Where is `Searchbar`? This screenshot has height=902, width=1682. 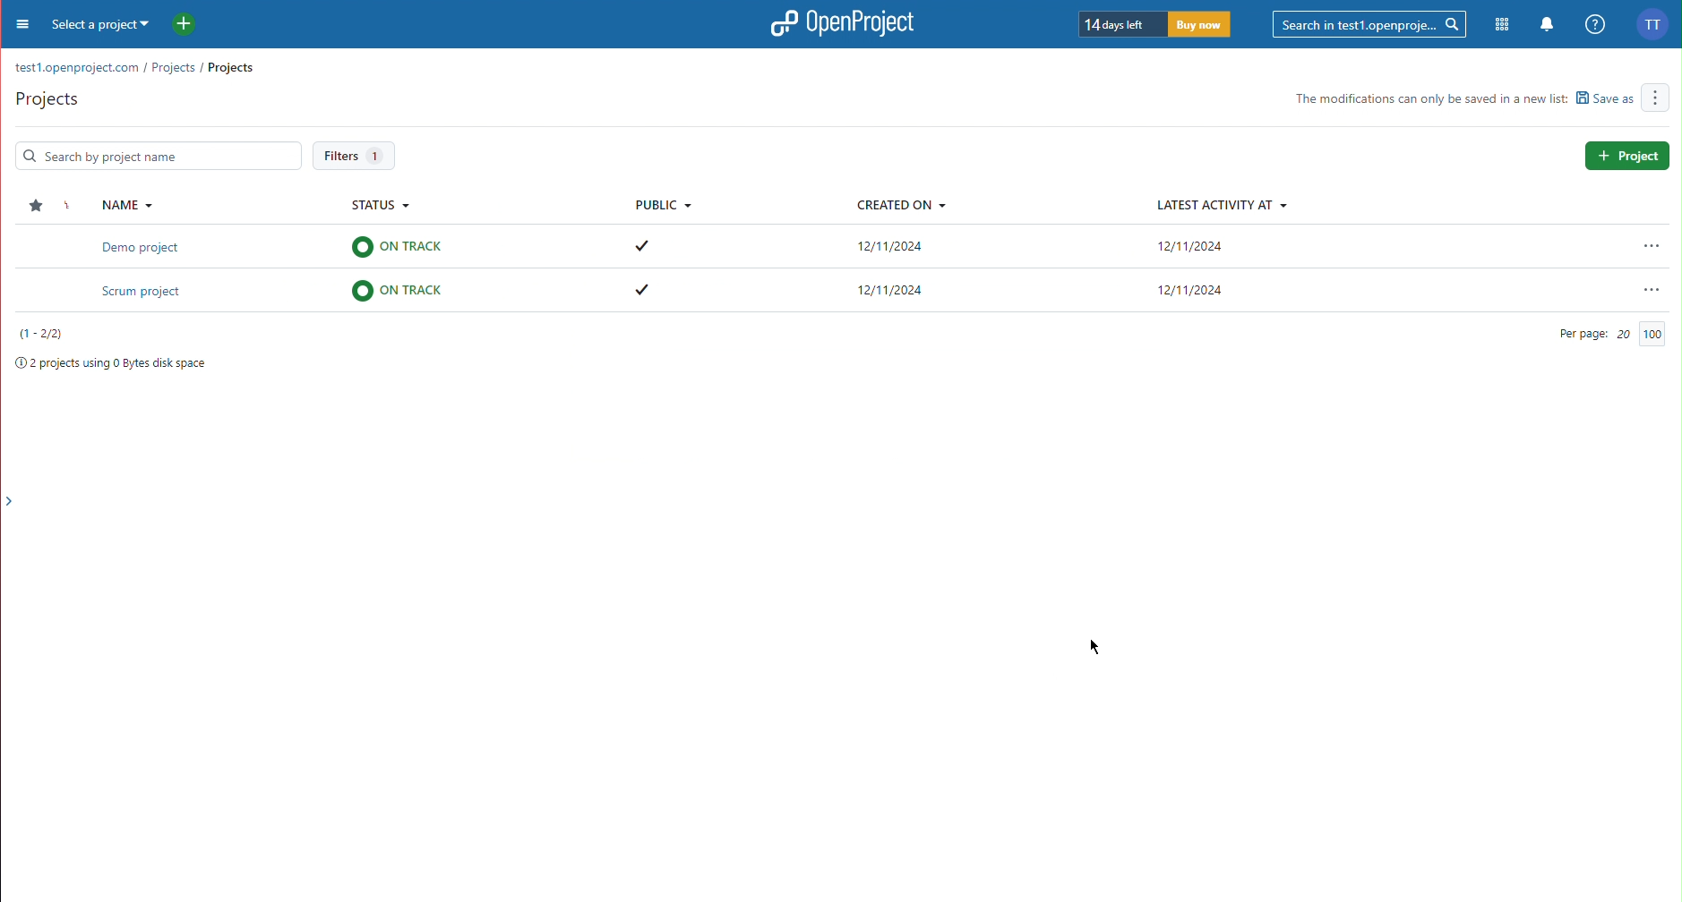
Searchbar is located at coordinates (1363, 24).